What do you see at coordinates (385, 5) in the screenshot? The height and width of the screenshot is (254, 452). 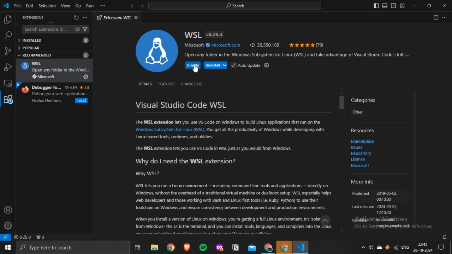 I see `toggle panel` at bounding box center [385, 5].